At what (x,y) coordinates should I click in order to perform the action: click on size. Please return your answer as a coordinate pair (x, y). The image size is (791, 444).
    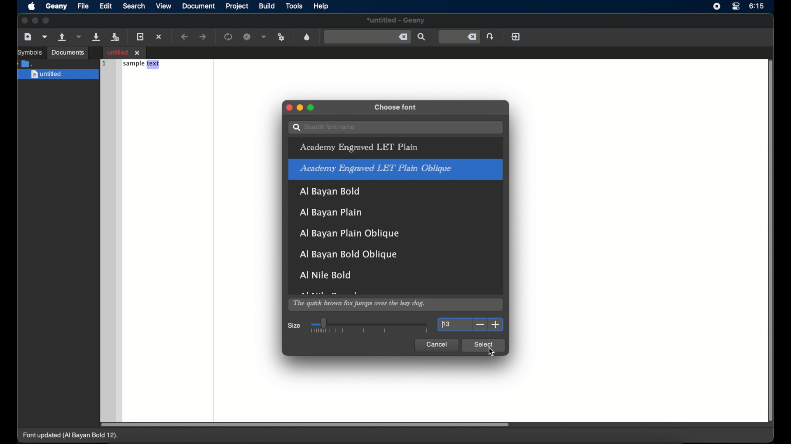
    Looking at the image, I should click on (295, 326).